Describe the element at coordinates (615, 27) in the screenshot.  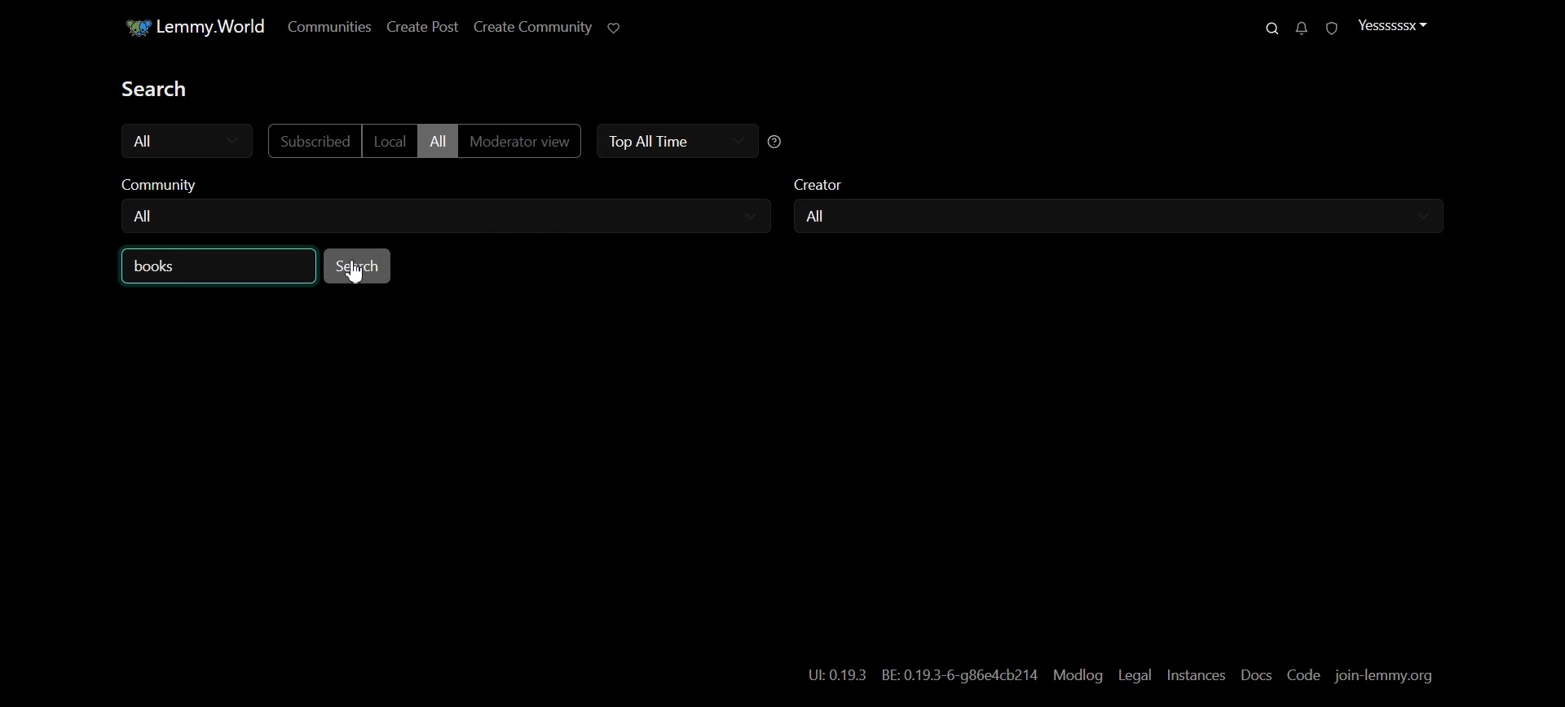
I see `Support Limmy` at that location.